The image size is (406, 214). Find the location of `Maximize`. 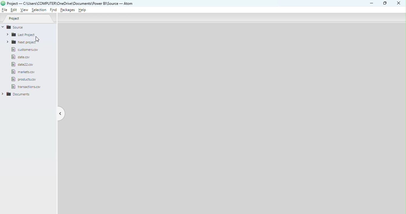

Maximize is located at coordinates (386, 3).